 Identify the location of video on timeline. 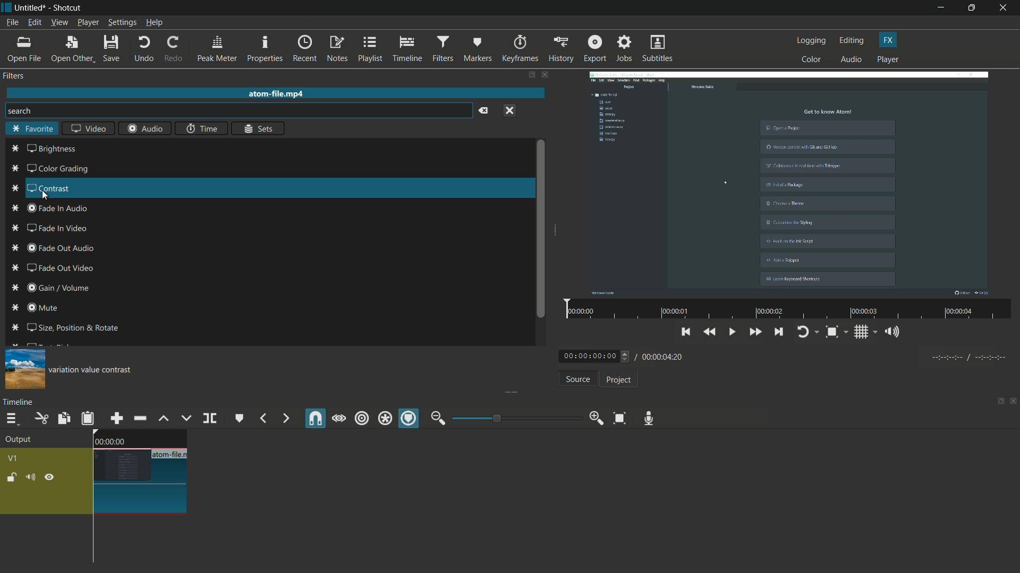
(139, 472).